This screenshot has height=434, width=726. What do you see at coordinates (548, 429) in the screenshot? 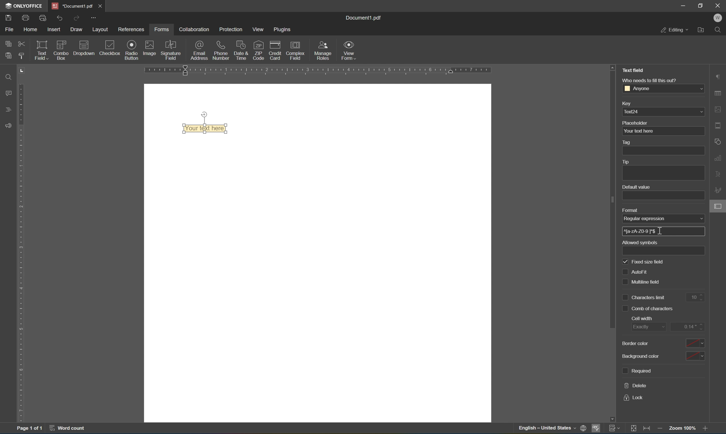
I see `english - united states` at bounding box center [548, 429].